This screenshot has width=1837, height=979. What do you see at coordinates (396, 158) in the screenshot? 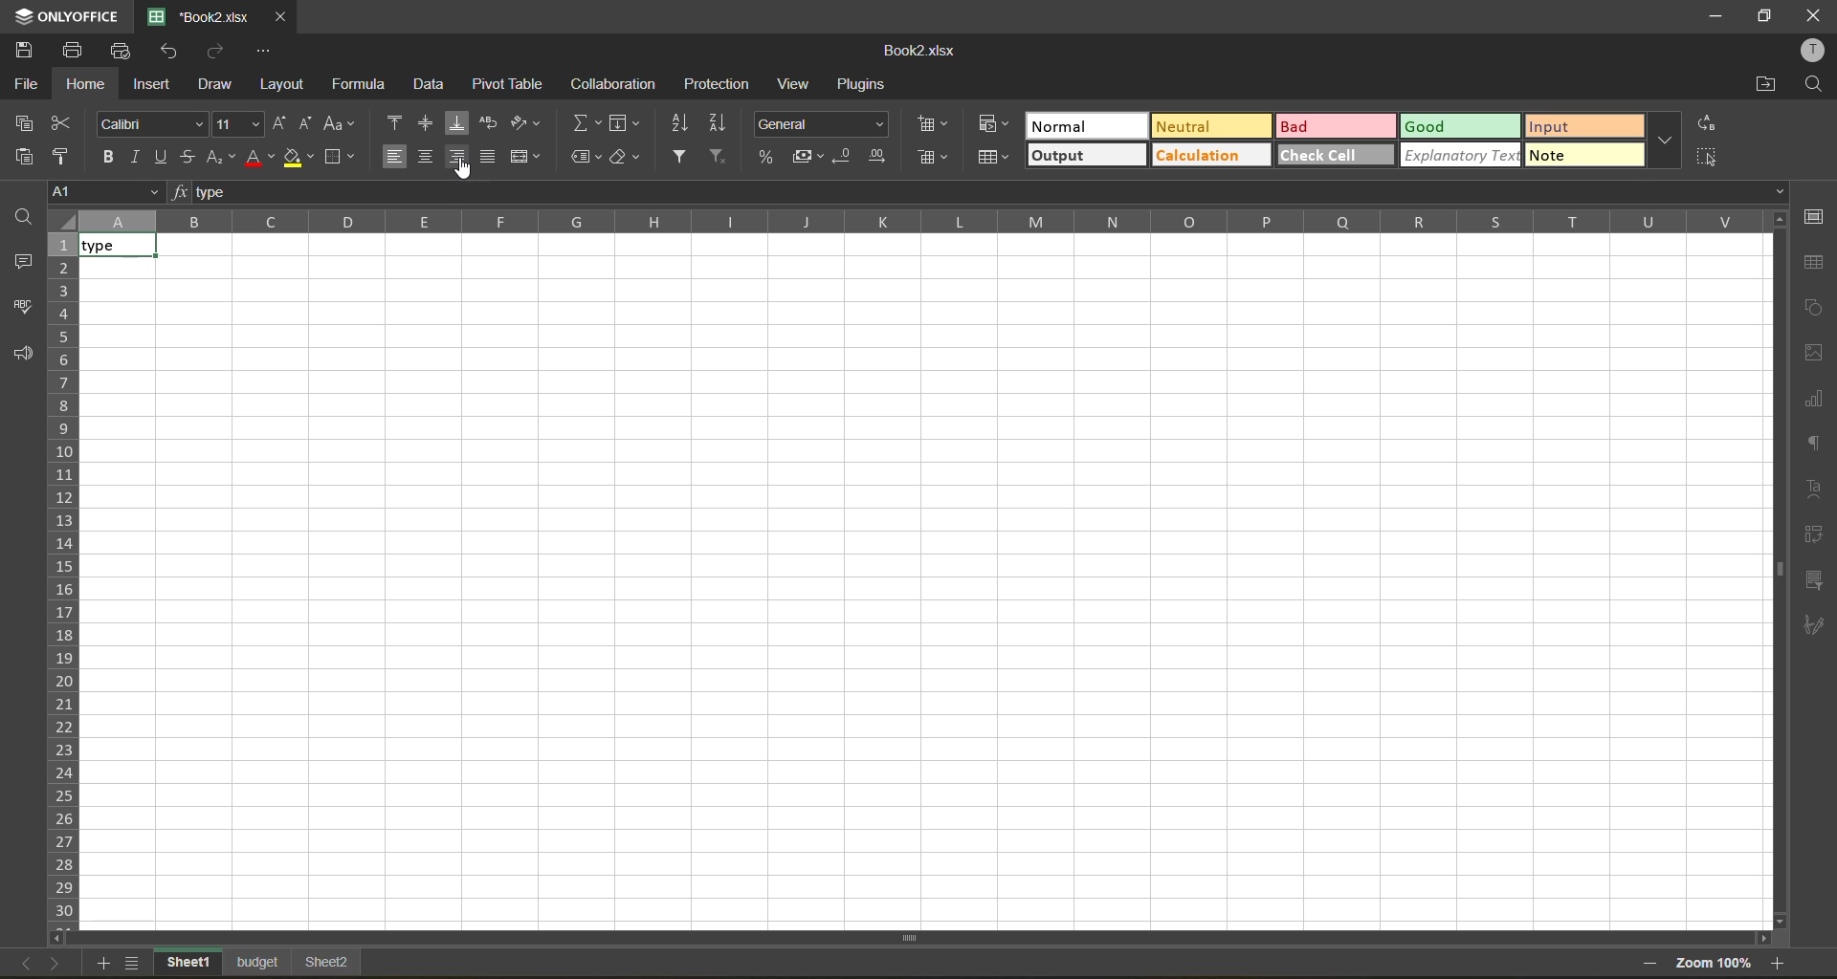
I see `align left` at bounding box center [396, 158].